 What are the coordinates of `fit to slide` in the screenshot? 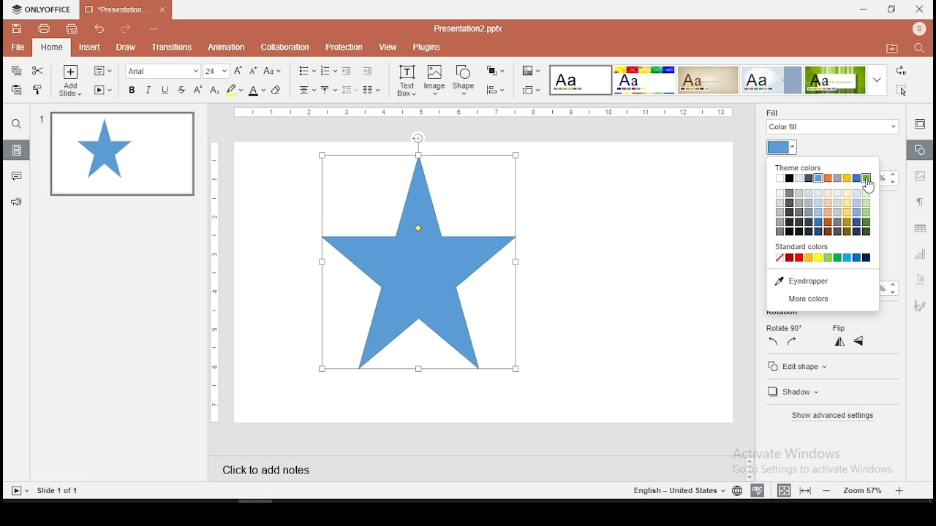 It's located at (805, 490).